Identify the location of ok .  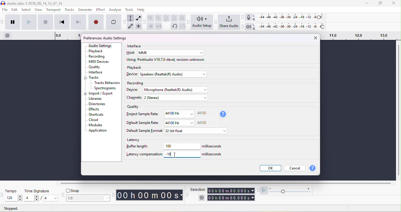
(270, 168).